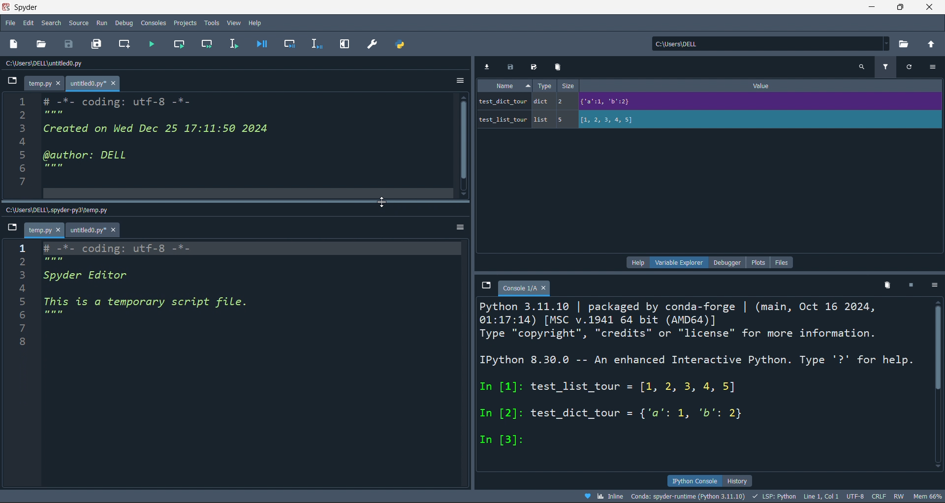 This screenshot has width=945, height=503. I want to click on tab, so click(526, 287).